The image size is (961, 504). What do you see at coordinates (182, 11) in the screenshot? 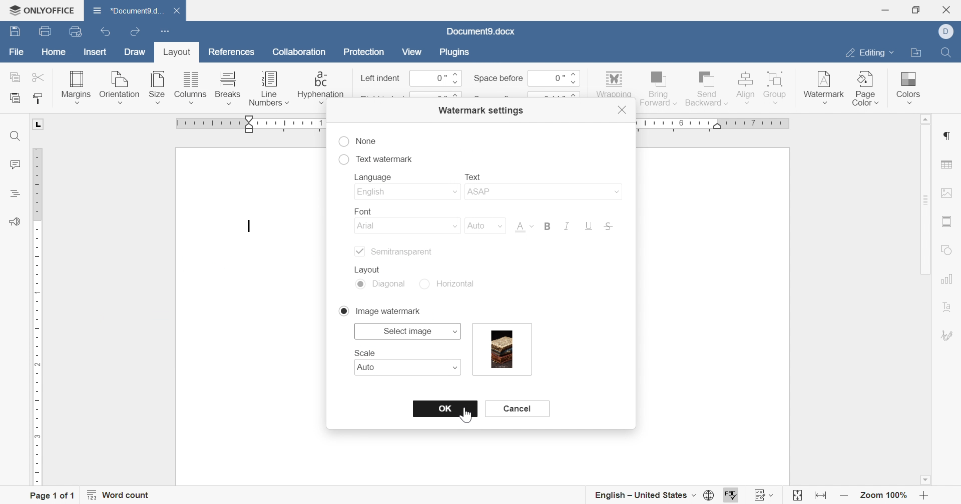
I see `close` at bounding box center [182, 11].